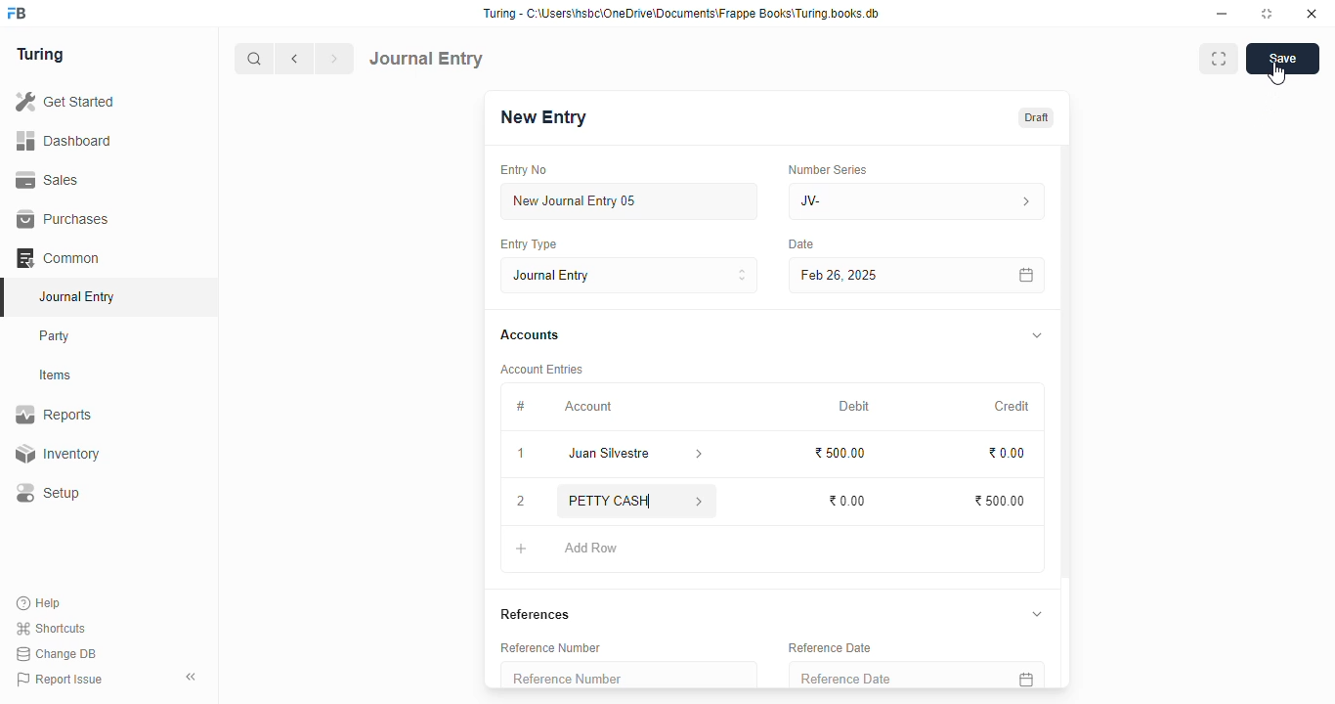 Image resolution: width=1335 pixels, height=704 pixels. Describe the element at coordinates (1218, 59) in the screenshot. I see `toggle between form and full width` at that location.